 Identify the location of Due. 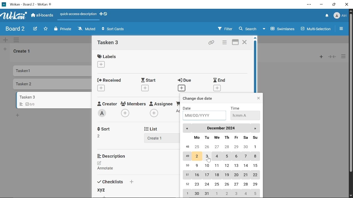
(186, 81).